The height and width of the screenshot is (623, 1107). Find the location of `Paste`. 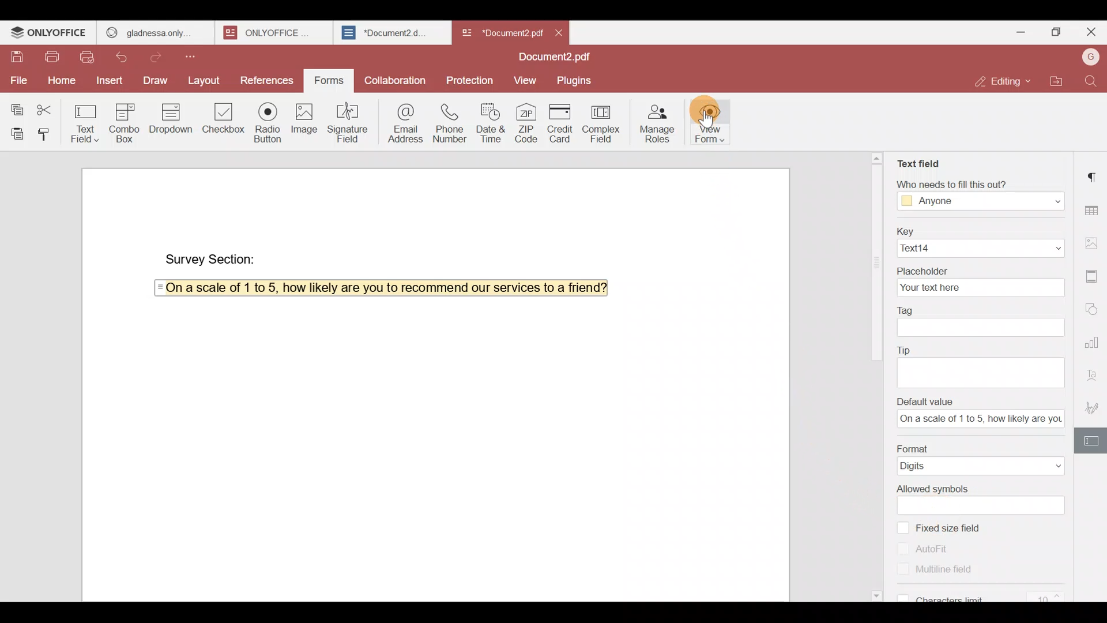

Paste is located at coordinates (14, 132).